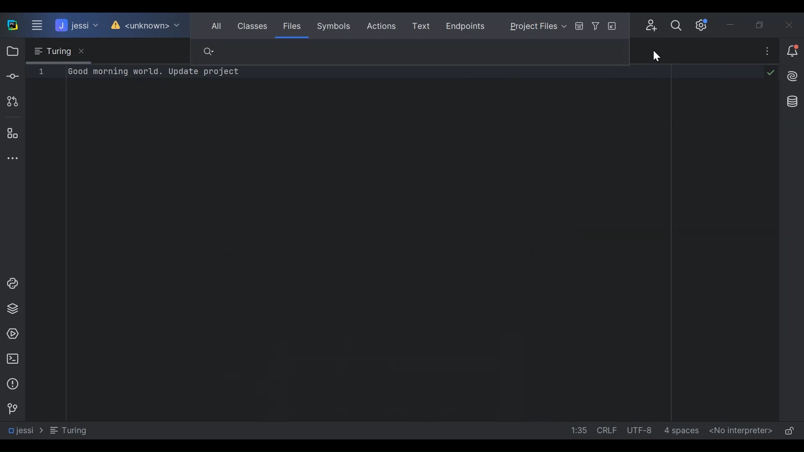 The image size is (804, 452). What do you see at coordinates (381, 27) in the screenshot?
I see `Actions` at bounding box center [381, 27].